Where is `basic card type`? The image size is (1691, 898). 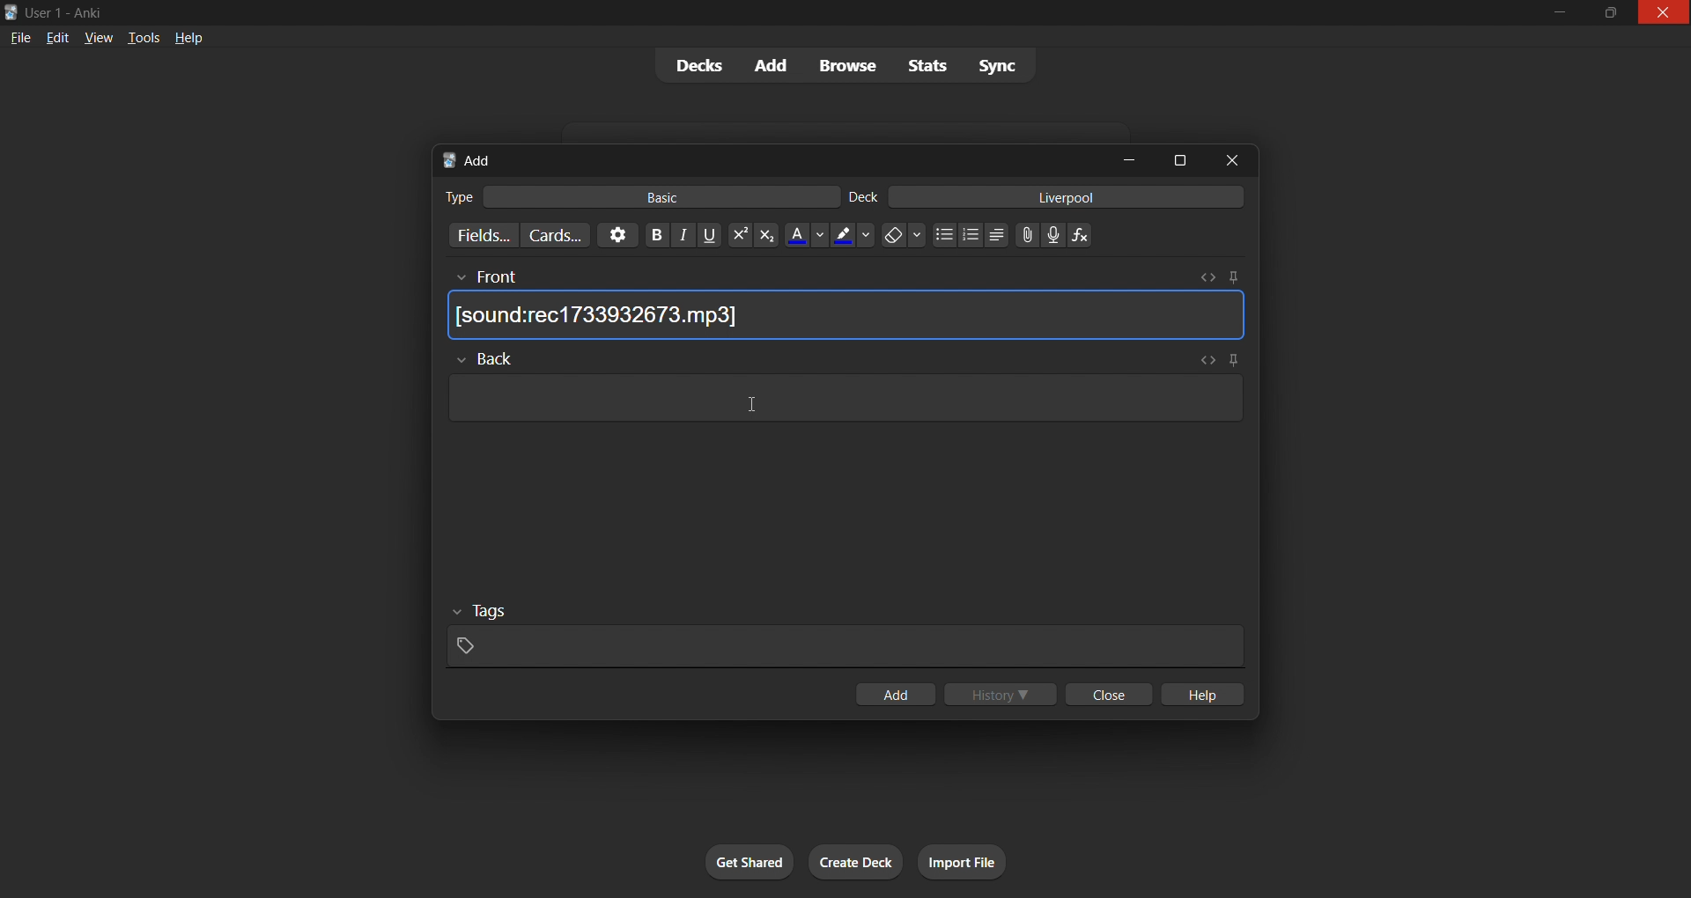 basic card type is located at coordinates (670, 196).